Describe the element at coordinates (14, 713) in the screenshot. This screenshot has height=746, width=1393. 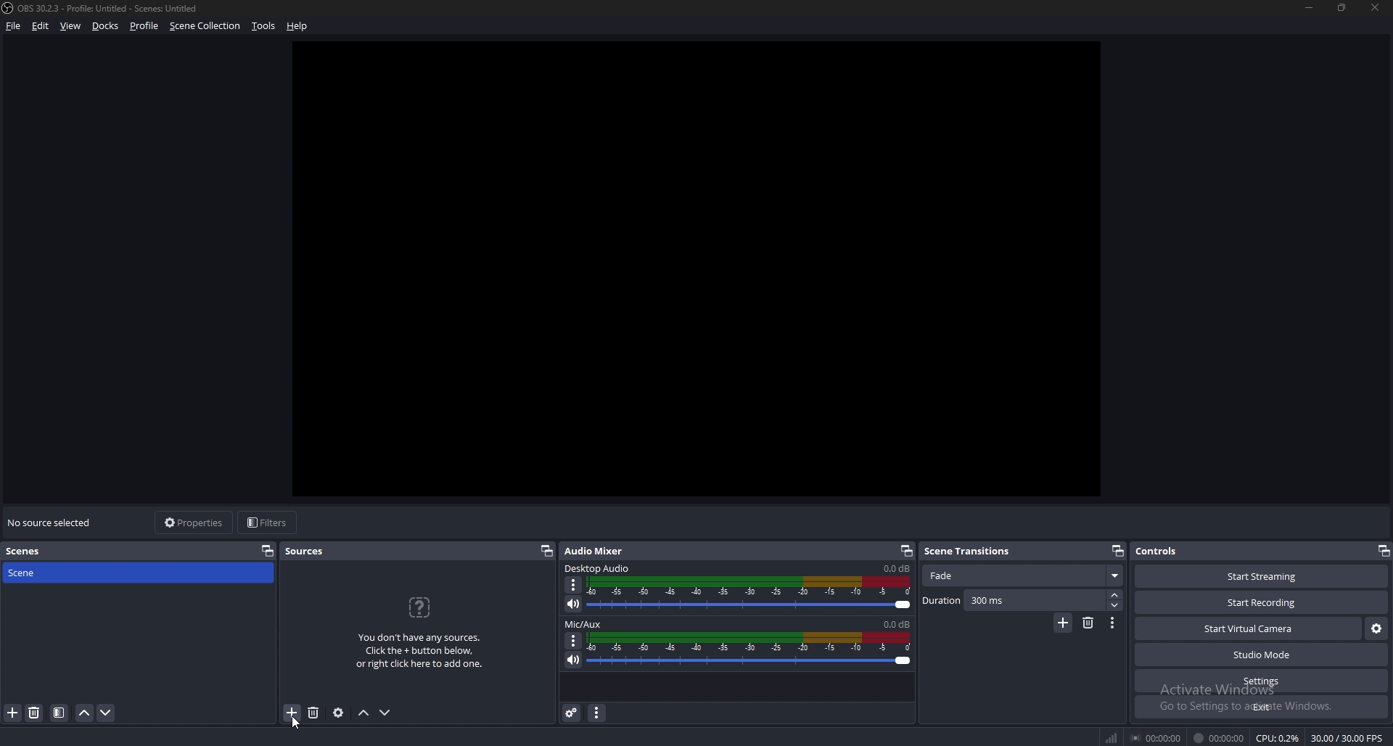
I see `add scene` at that location.